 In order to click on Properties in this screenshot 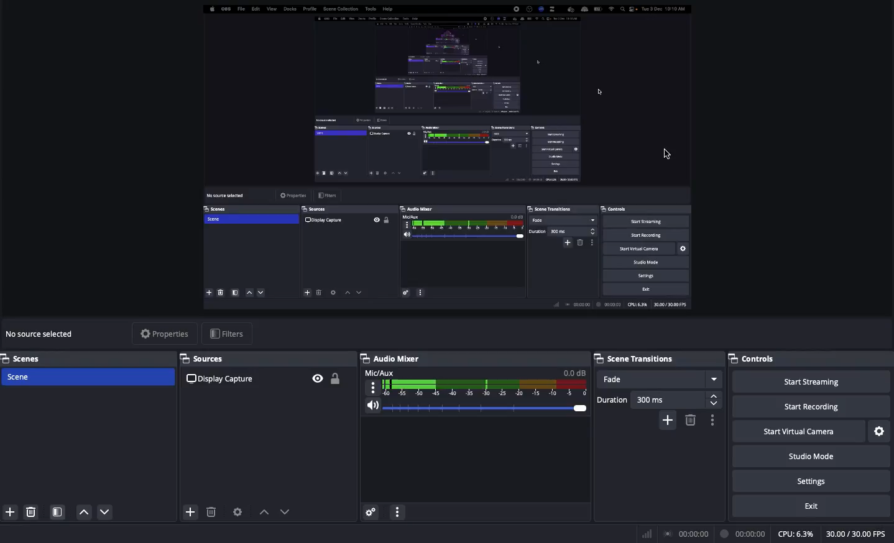, I will do `click(162, 334)`.